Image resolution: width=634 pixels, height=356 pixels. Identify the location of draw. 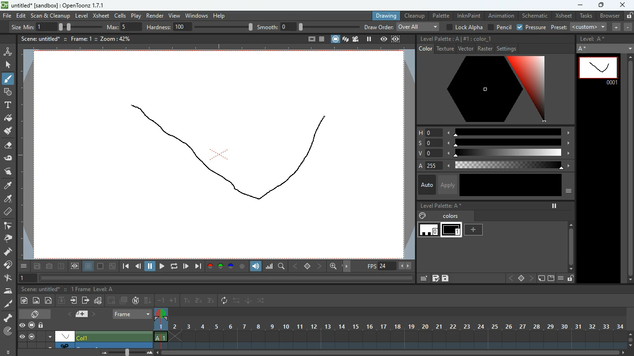
(232, 153).